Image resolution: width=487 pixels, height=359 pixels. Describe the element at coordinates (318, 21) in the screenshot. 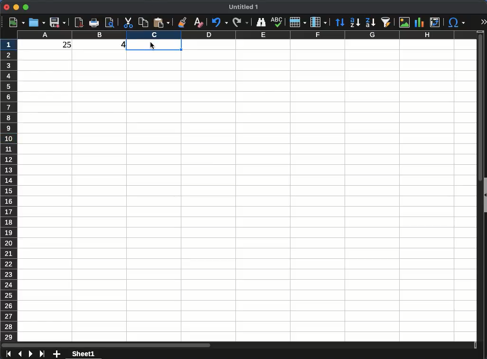

I see `column` at that location.